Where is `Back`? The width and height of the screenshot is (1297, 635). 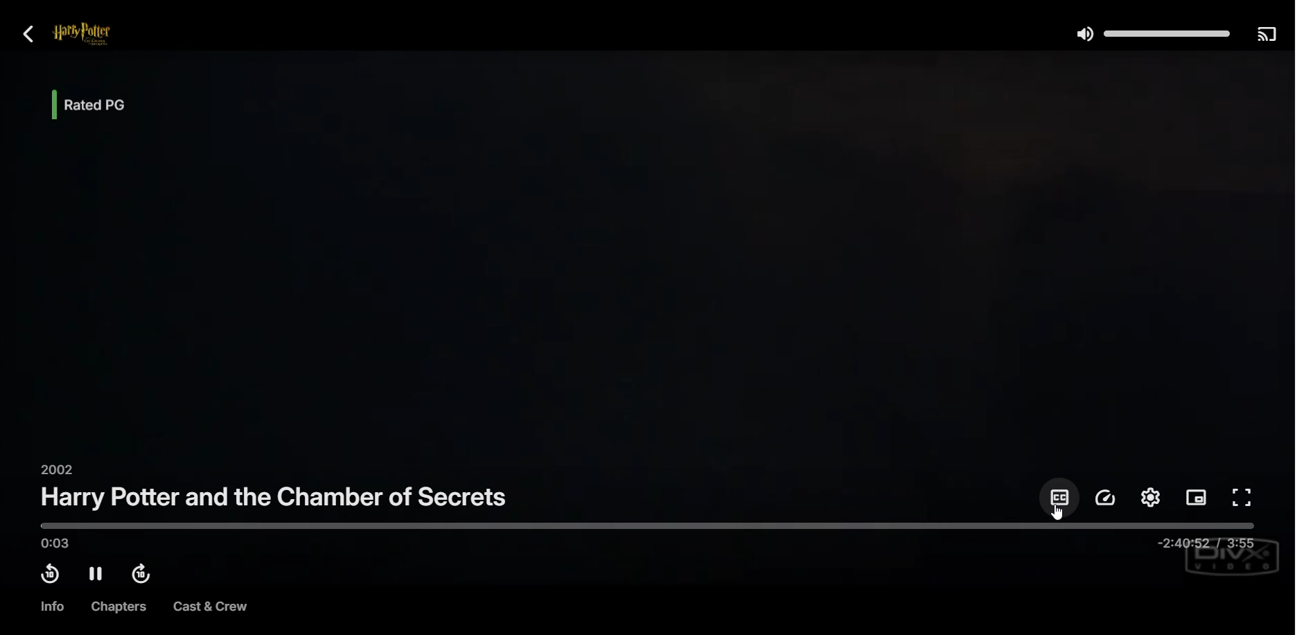
Back is located at coordinates (29, 33).